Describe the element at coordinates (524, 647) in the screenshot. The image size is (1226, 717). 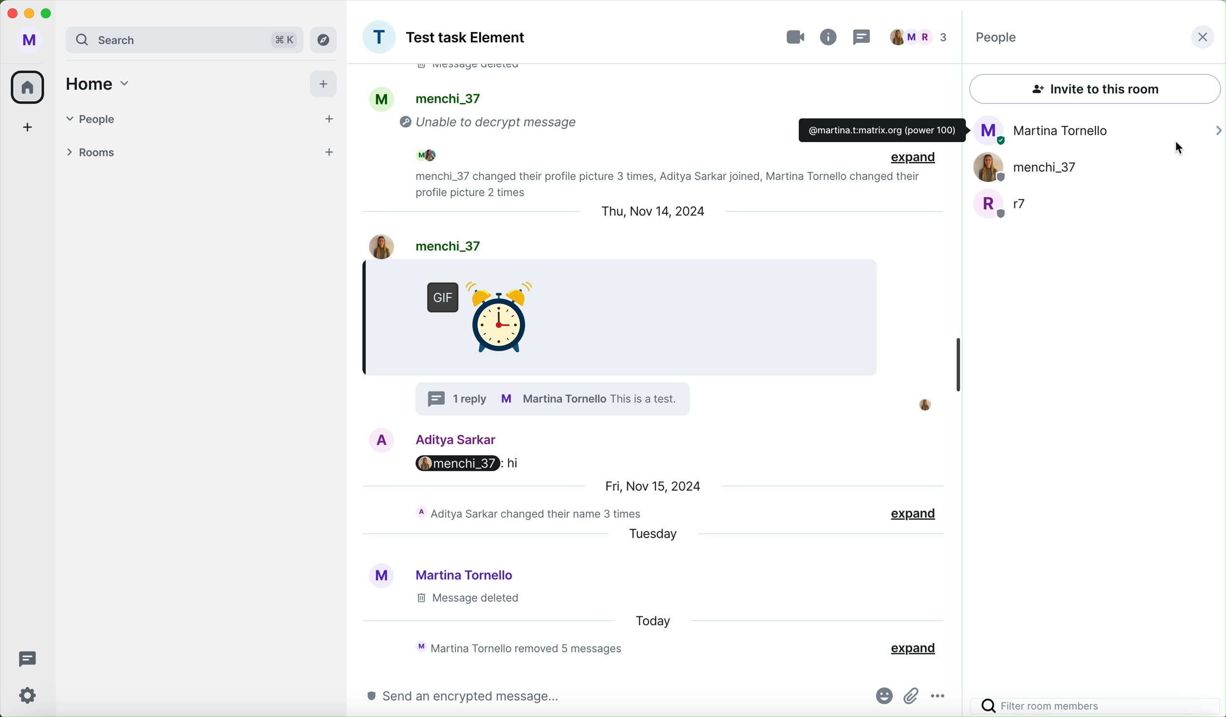
I see `activity chat` at that location.